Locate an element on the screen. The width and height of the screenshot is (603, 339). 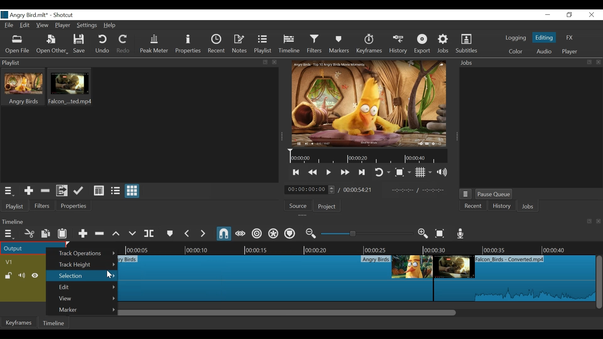
Toggle player looping is located at coordinates (383, 173).